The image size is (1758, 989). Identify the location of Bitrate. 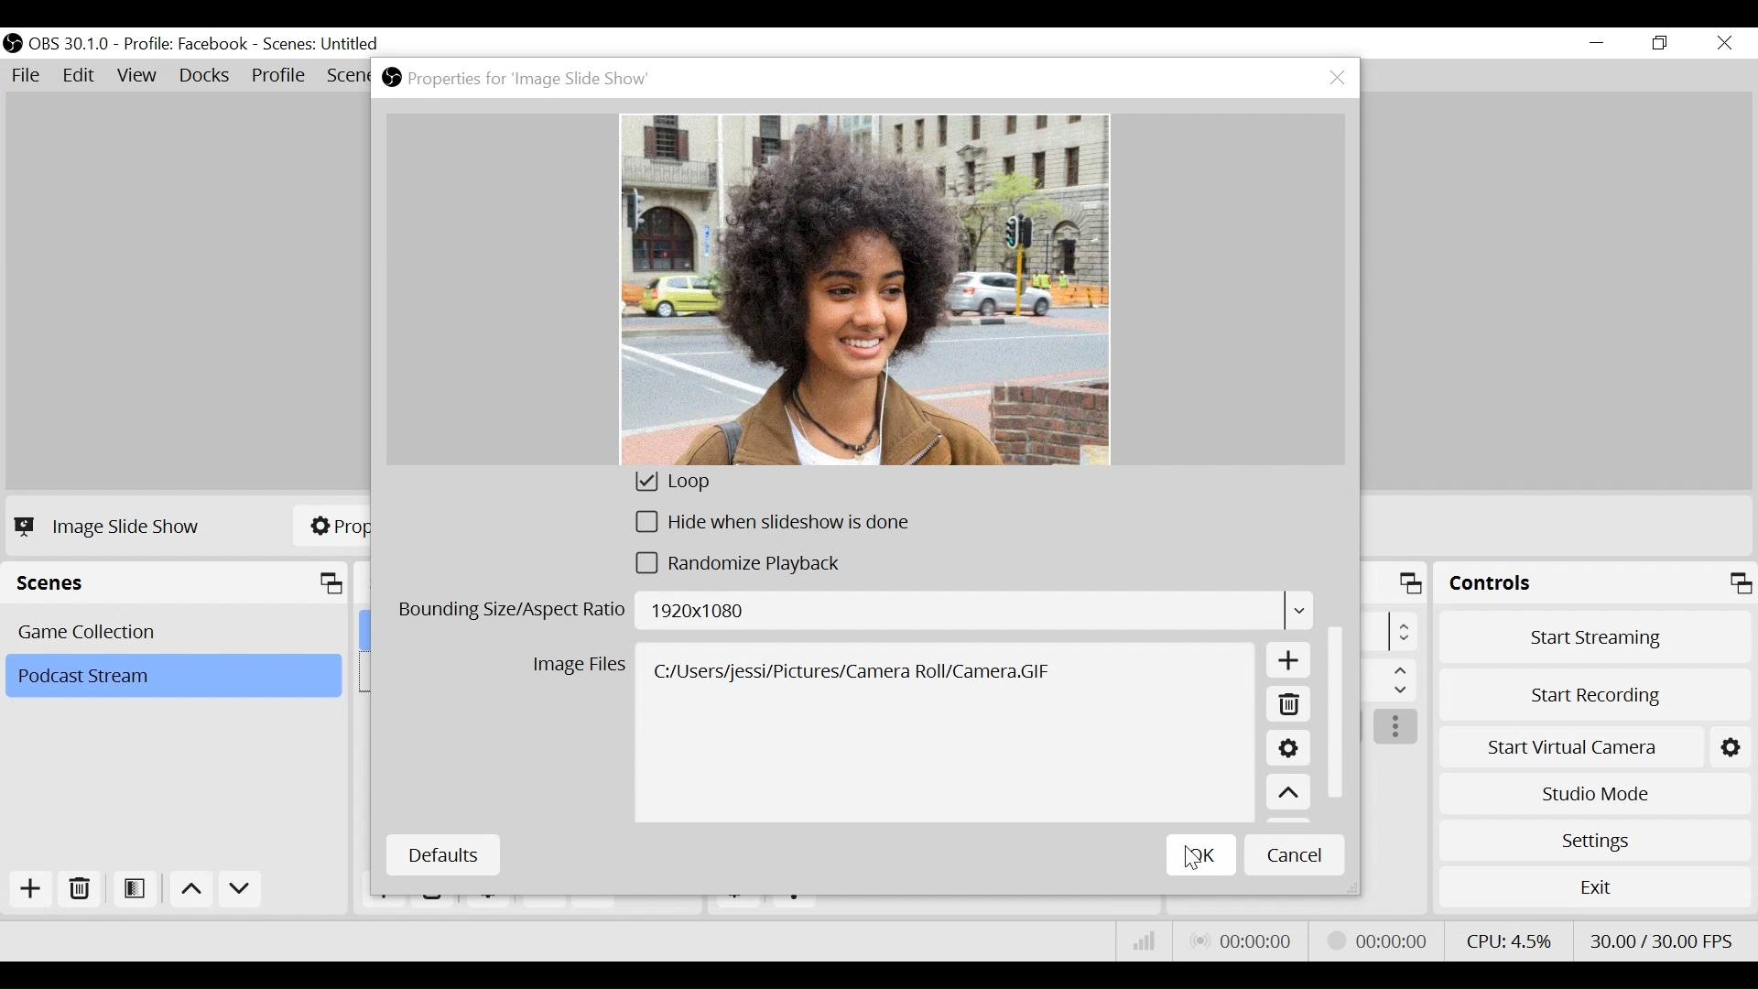
(1145, 941).